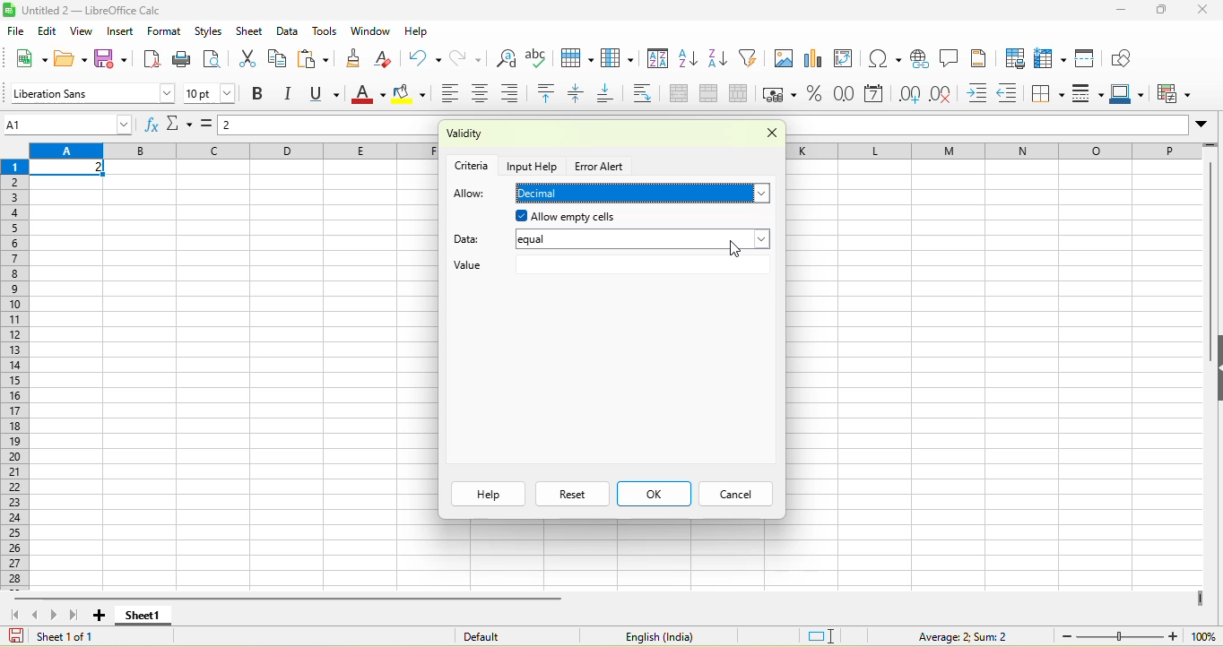 Image resolution: width=1223 pixels, height=647 pixels. Describe the element at coordinates (472, 57) in the screenshot. I see `redo` at that location.